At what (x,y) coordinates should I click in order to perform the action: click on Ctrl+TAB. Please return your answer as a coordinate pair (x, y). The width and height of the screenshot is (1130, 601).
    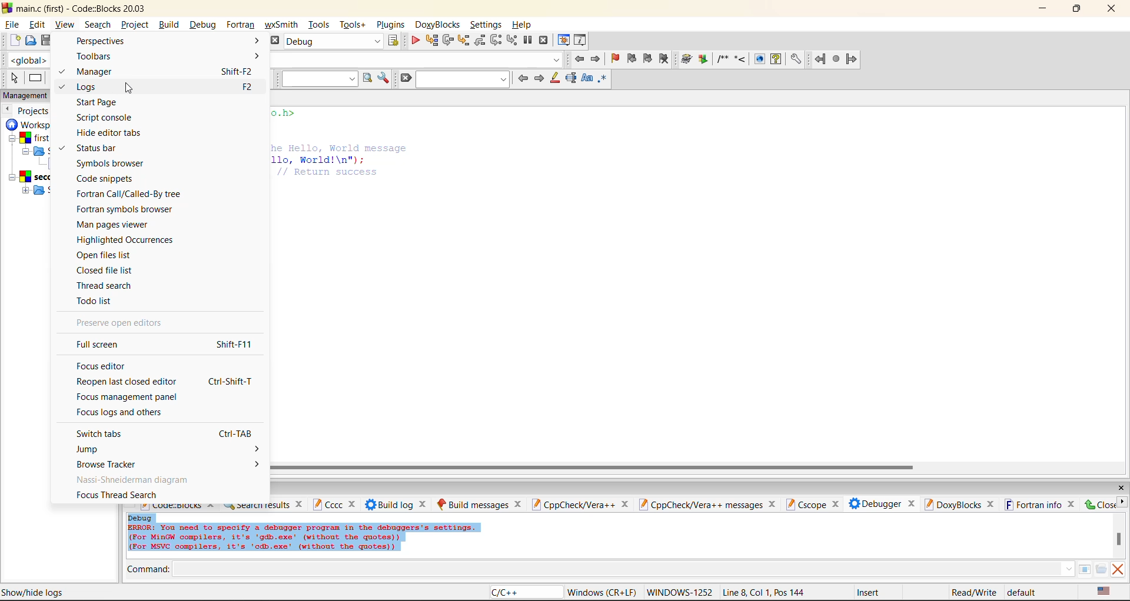
    Looking at the image, I should click on (229, 433).